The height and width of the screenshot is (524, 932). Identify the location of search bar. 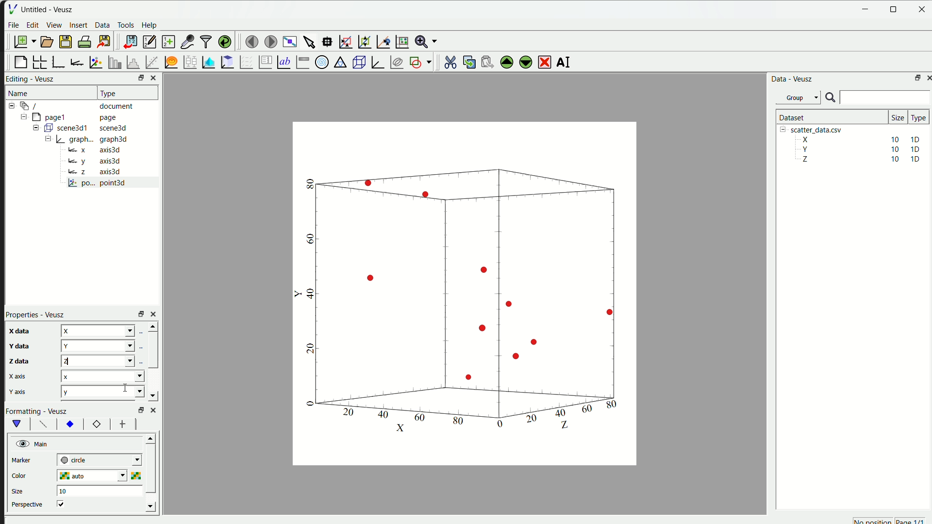
(886, 98).